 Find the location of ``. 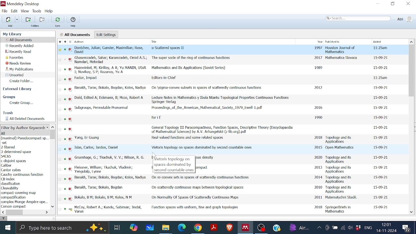

 is located at coordinates (411, 41).